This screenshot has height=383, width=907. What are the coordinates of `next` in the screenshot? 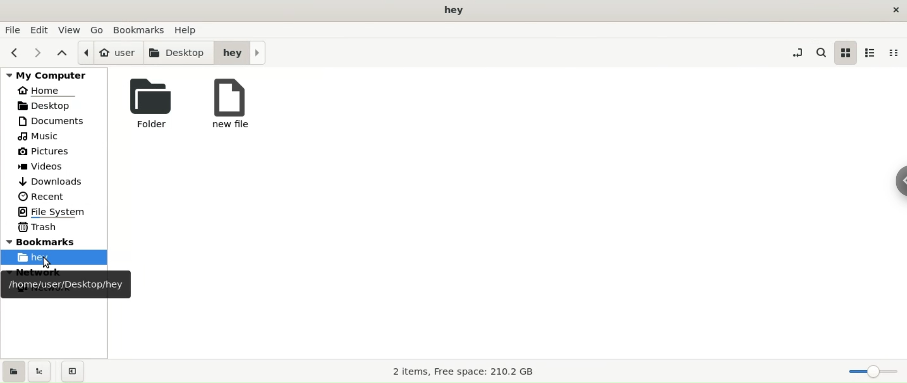 It's located at (40, 52).